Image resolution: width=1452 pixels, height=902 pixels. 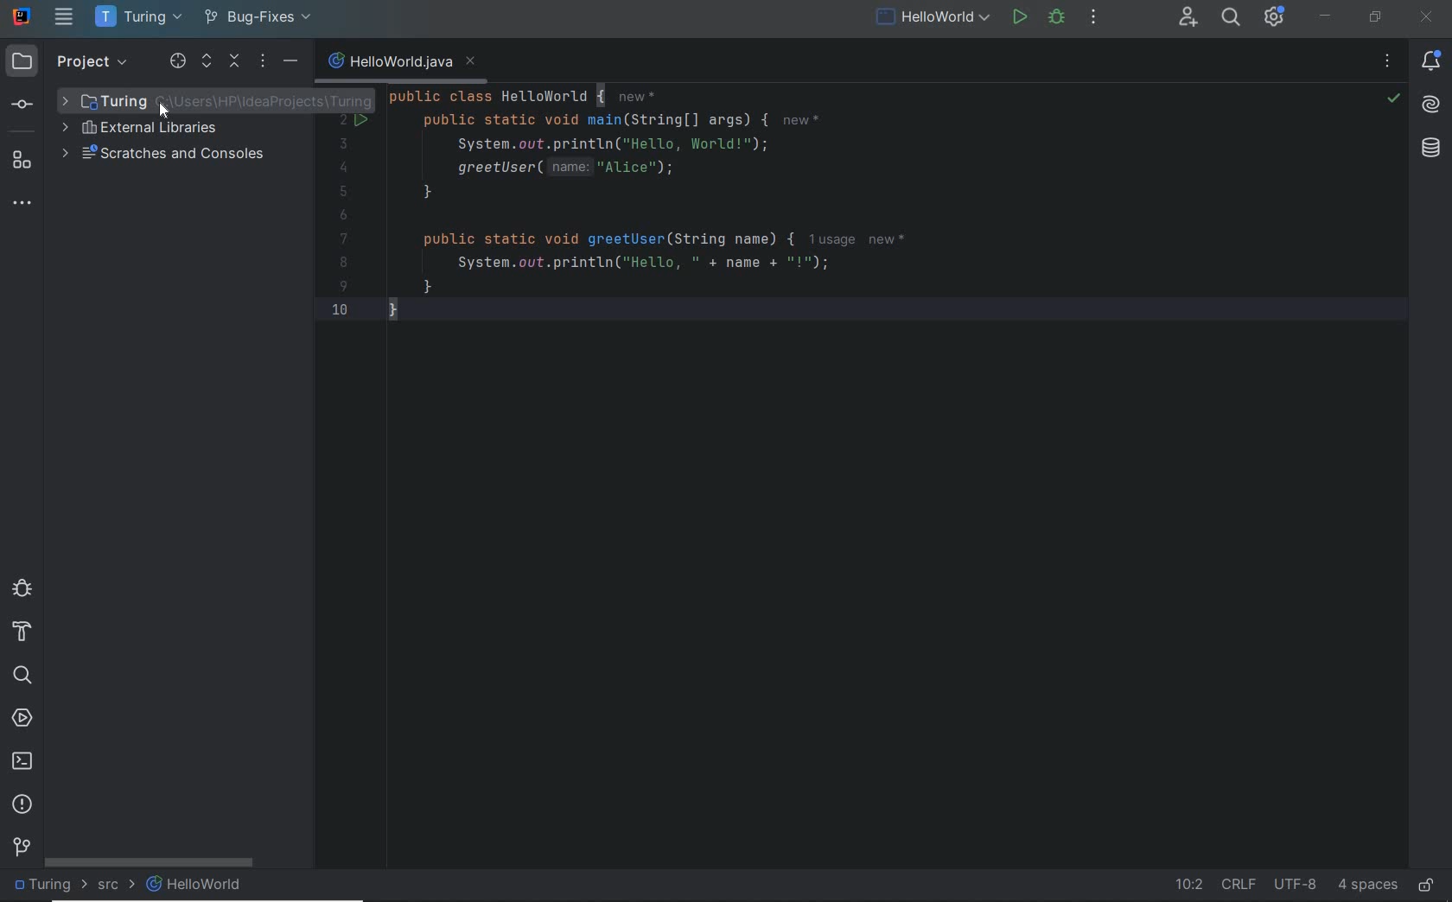 What do you see at coordinates (343, 263) in the screenshot?
I see `8` at bounding box center [343, 263].